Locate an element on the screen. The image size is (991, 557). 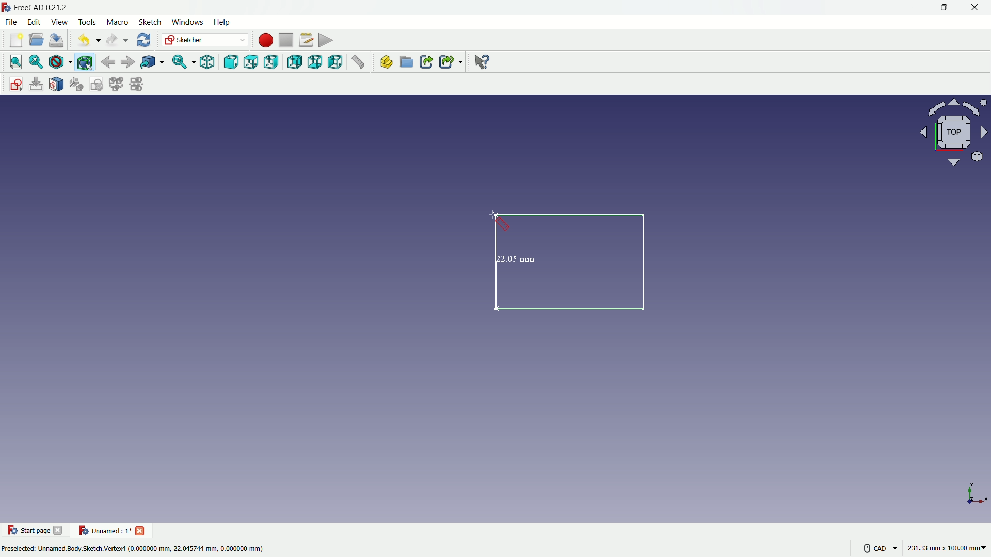
map sketch to face is located at coordinates (57, 84).